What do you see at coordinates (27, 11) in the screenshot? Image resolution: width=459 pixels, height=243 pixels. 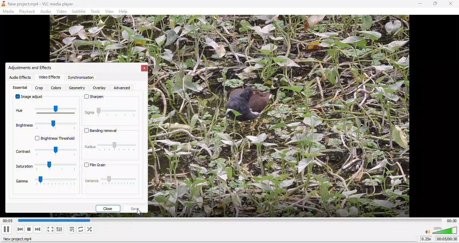 I see `playback` at bounding box center [27, 11].